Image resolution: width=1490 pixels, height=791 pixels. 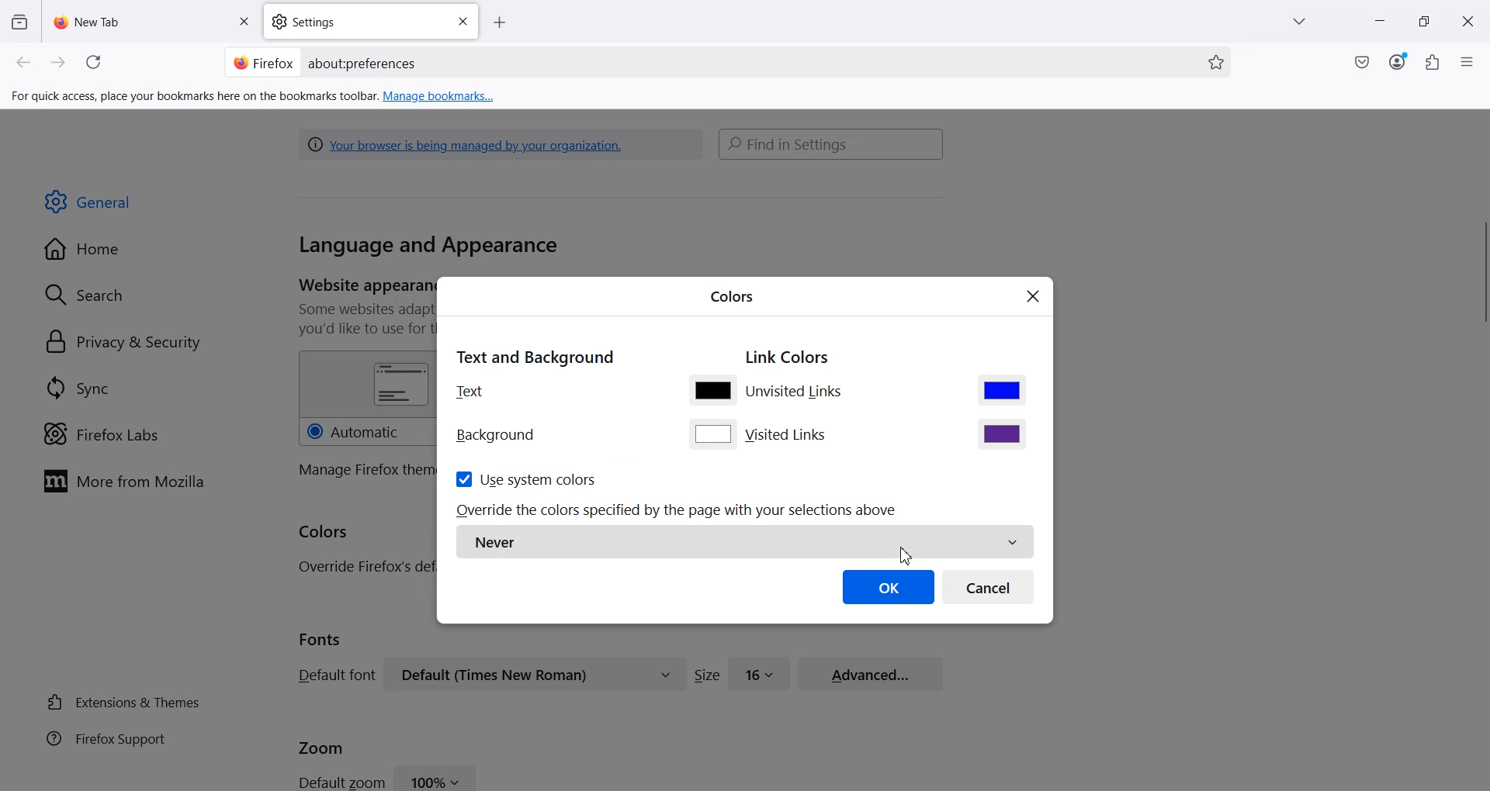 What do you see at coordinates (19, 21) in the screenshot?
I see `View recent browsing across window` at bounding box center [19, 21].